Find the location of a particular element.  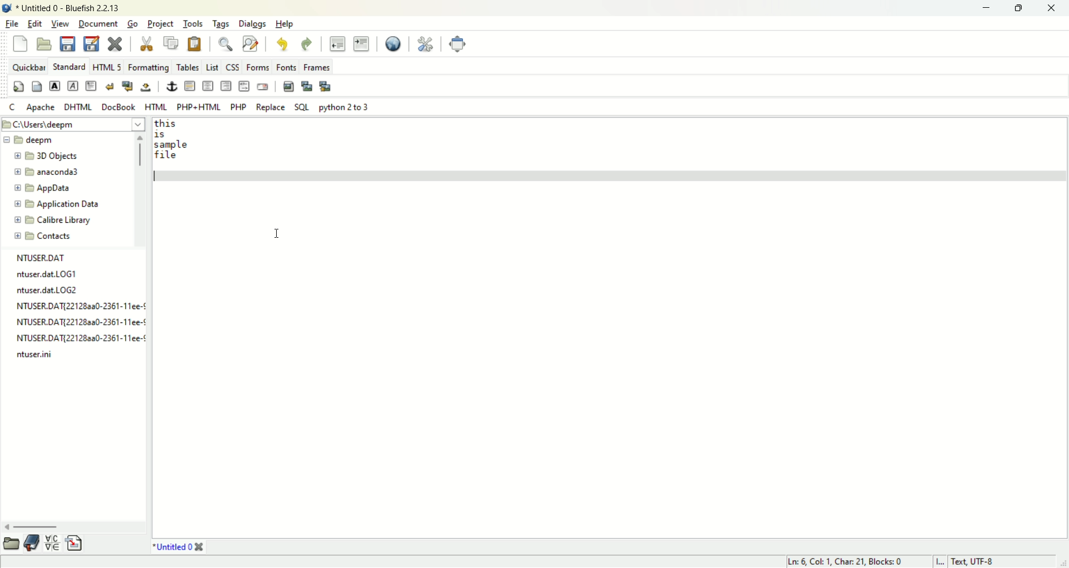

location is located at coordinates (72, 124).